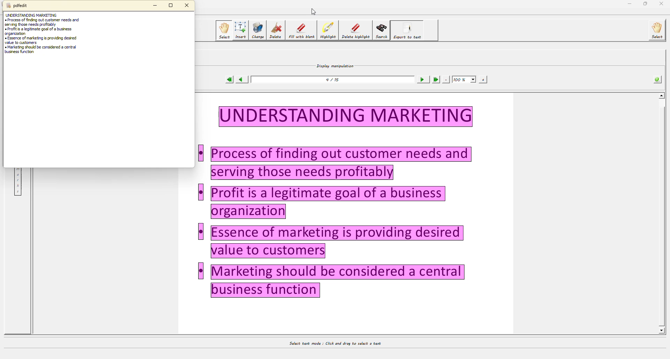 Image resolution: width=670 pixels, height=359 pixels. What do you see at coordinates (435, 80) in the screenshot?
I see `last page` at bounding box center [435, 80].